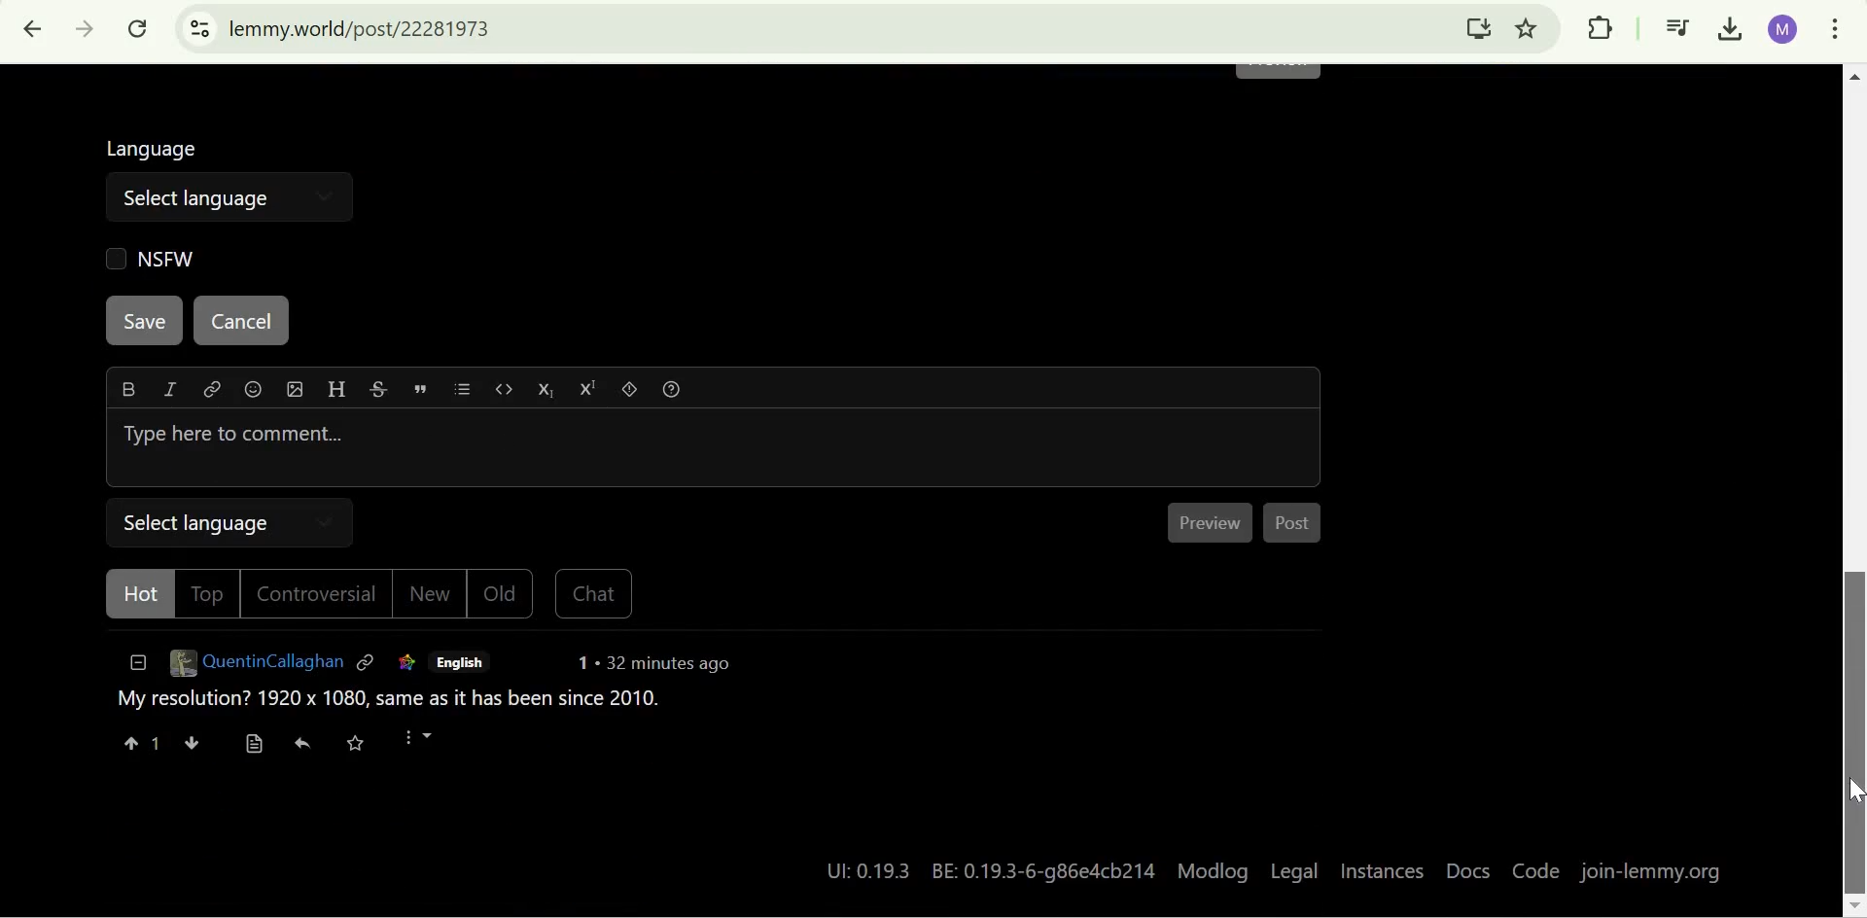 Image resolution: width=1867 pixels, height=918 pixels. Describe the element at coordinates (255, 667) in the screenshot. I see `QuentinCallaghan` at that location.